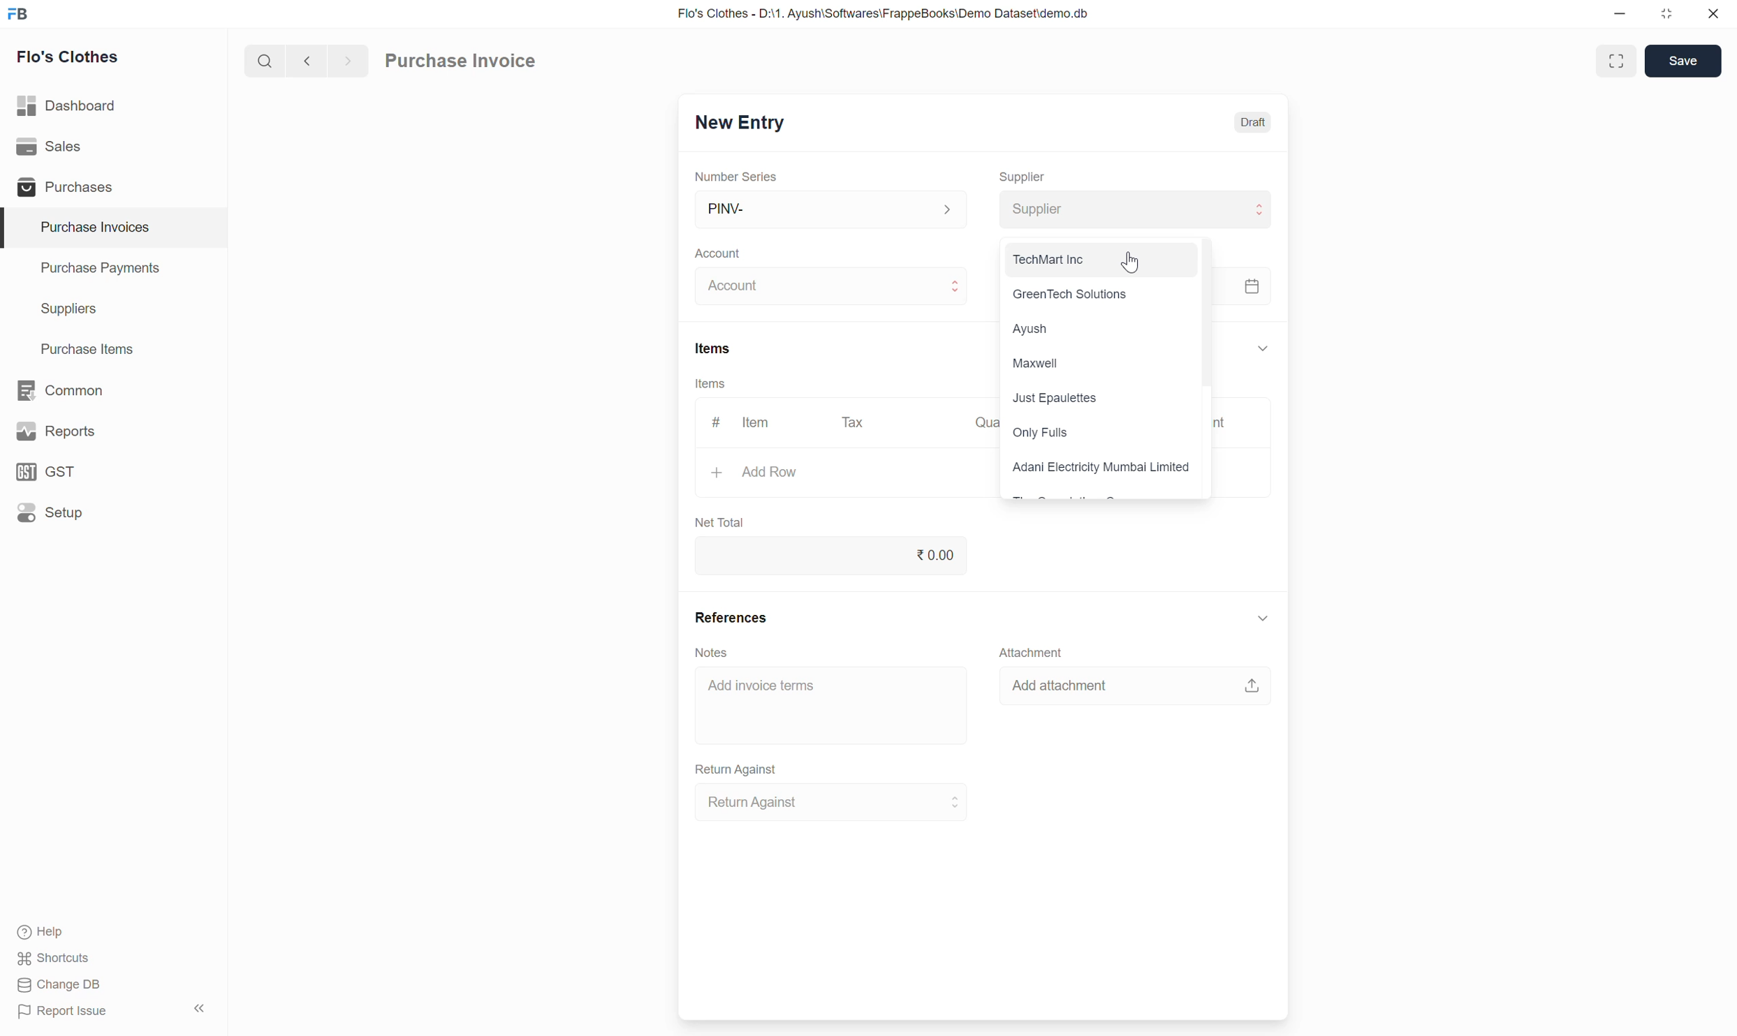  I want to click on Change DB, so click(60, 984).